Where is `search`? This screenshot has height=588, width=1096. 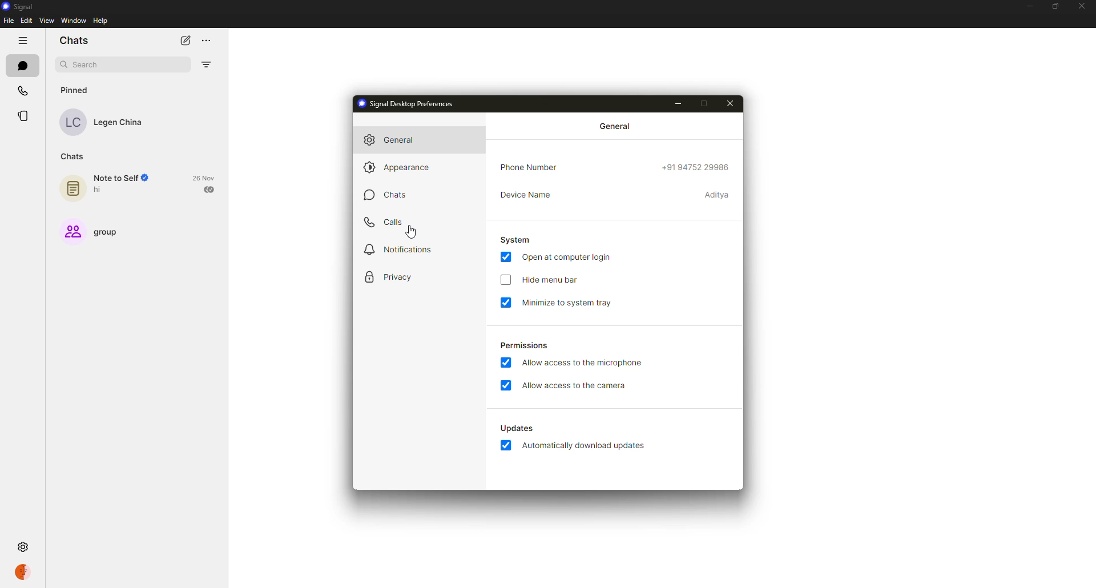 search is located at coordinates (88, 65).